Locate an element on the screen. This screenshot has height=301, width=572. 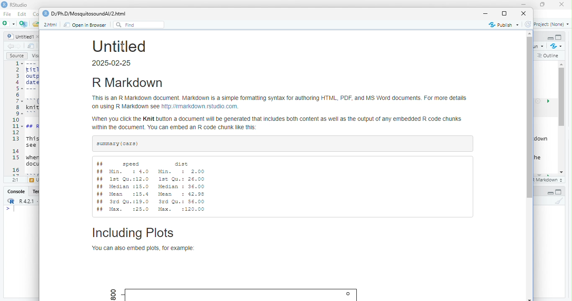
Untitled is located at coordinates (119, 46).